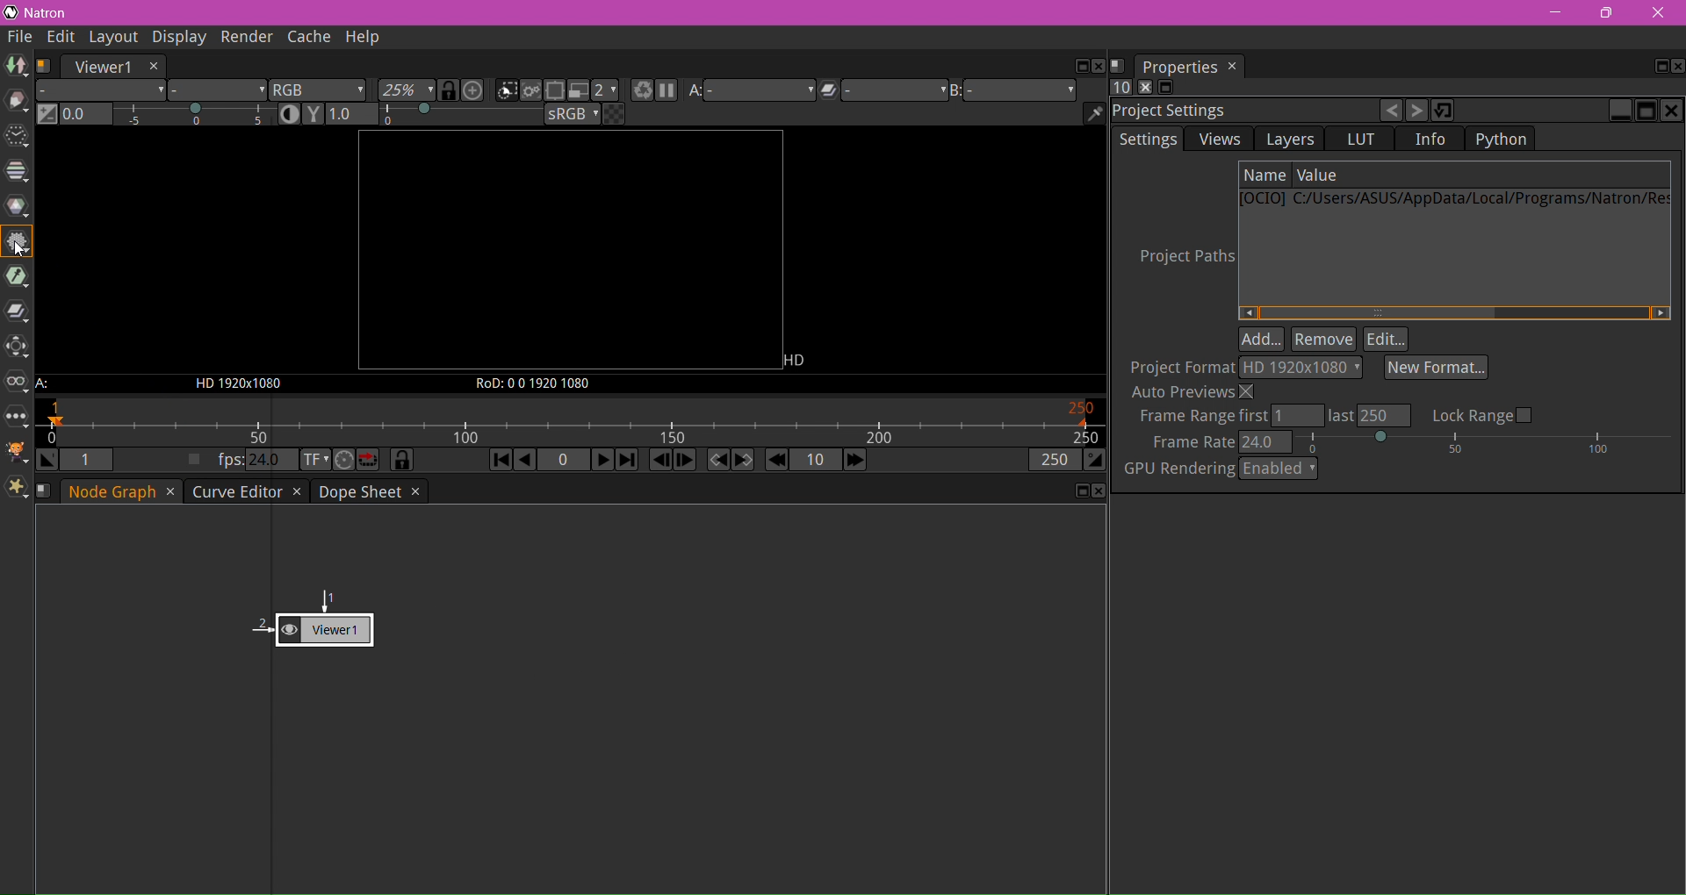 This screenshot has width=1686, height=895. What do you see at coordinates (18, 385) in the screenshot?
I see `View` at bounding box center [18, 385].